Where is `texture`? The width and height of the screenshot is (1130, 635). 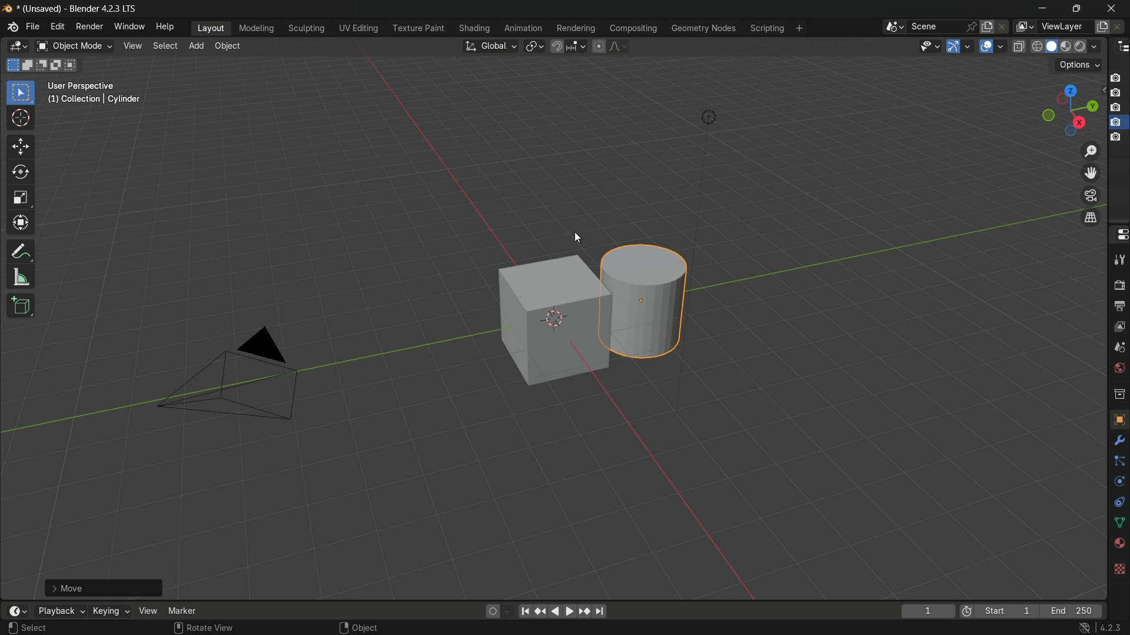 texture is located at coordinates (1118, 419).